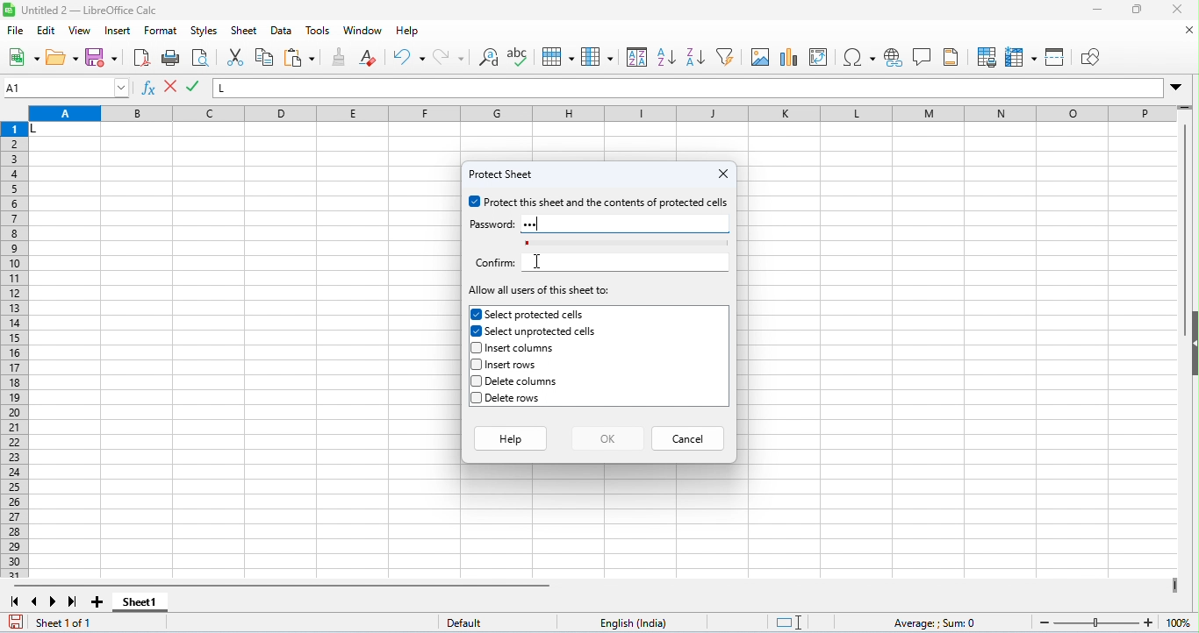 The image size is (1199, 633). Describe the element at coordinates (859, 57) in the screenshot. I see `insert special characters` at that location.